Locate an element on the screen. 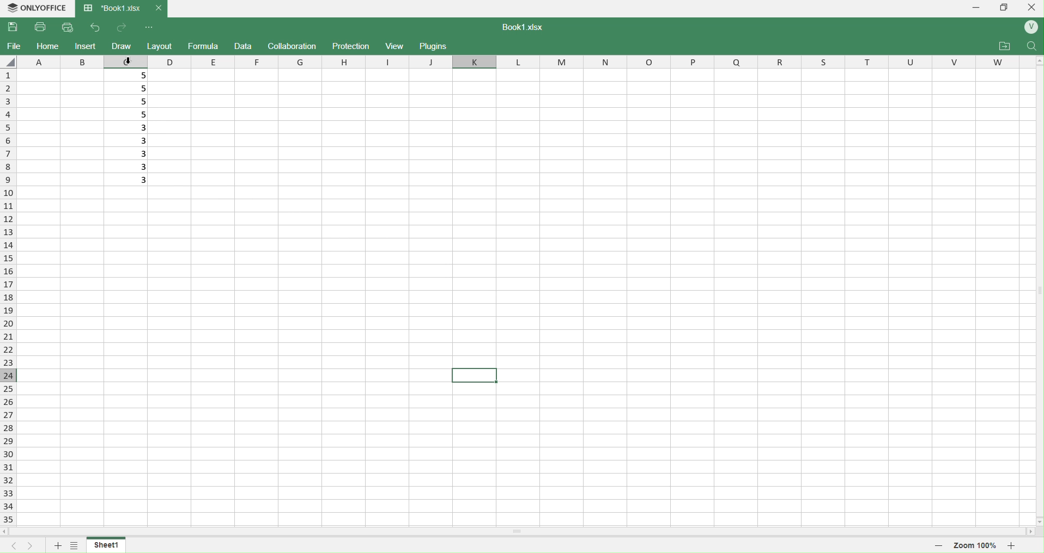  5 is located at coordinates (131, 115).